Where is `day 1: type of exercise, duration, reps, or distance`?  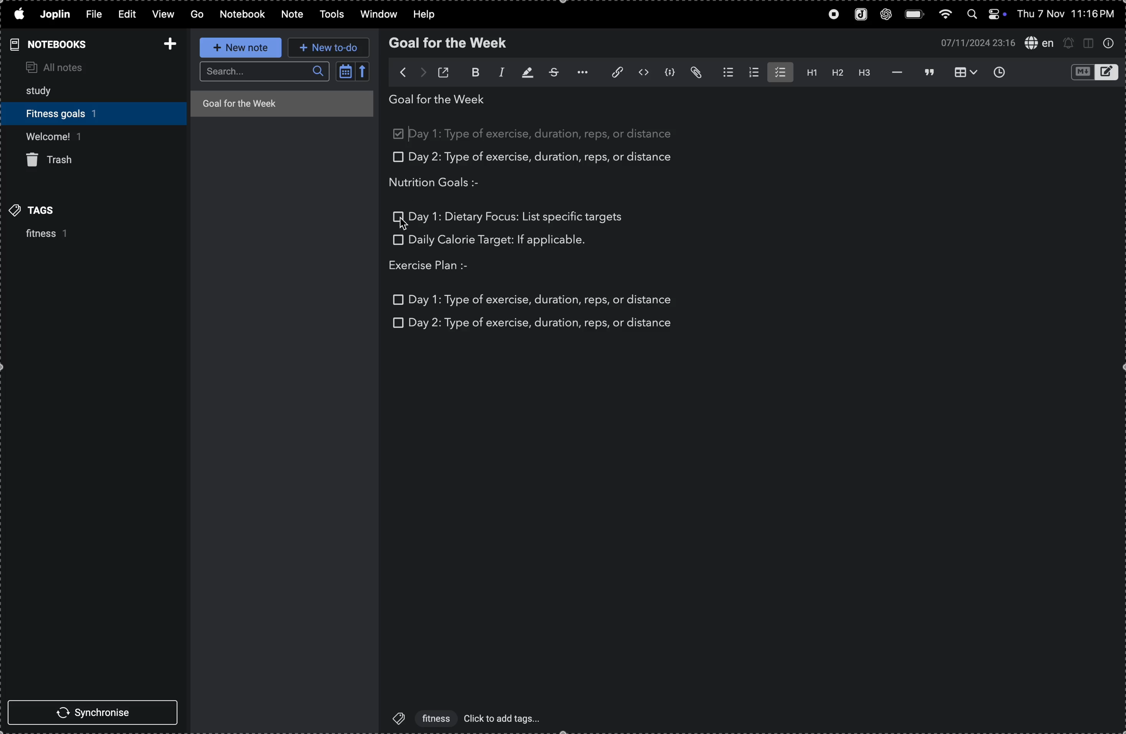 day 1: type of exercise, duration, reps, or distance is located at coordinates (543, 297).